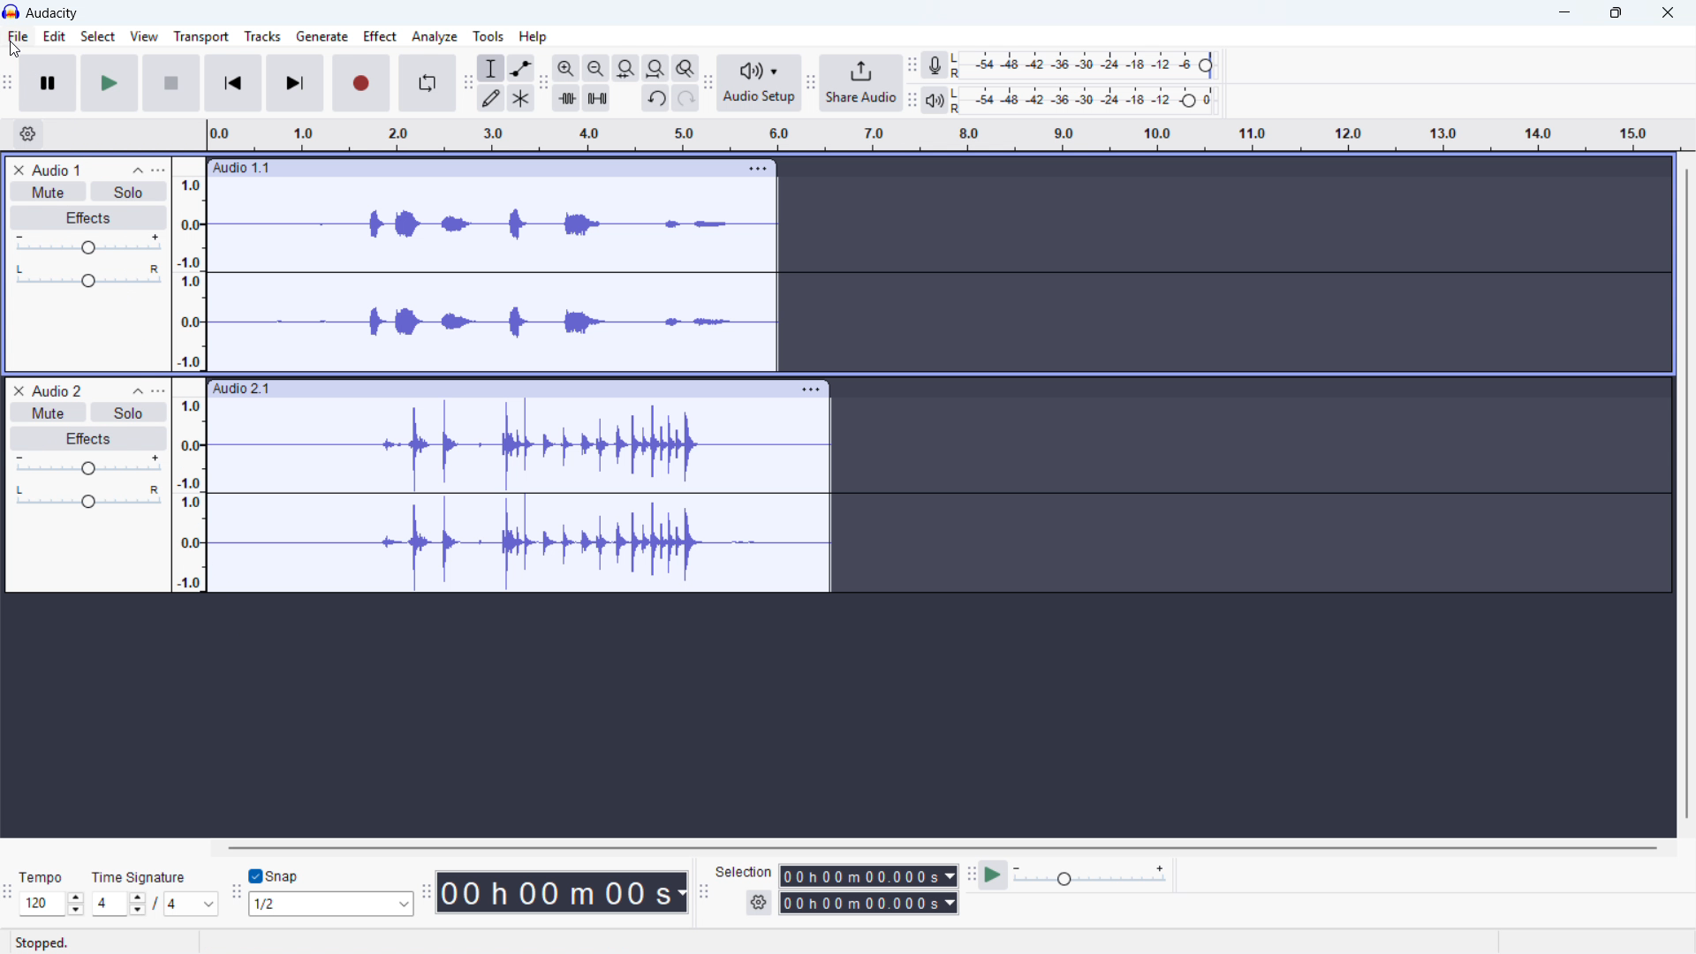  I want to click on remove track, so click(18, 170).